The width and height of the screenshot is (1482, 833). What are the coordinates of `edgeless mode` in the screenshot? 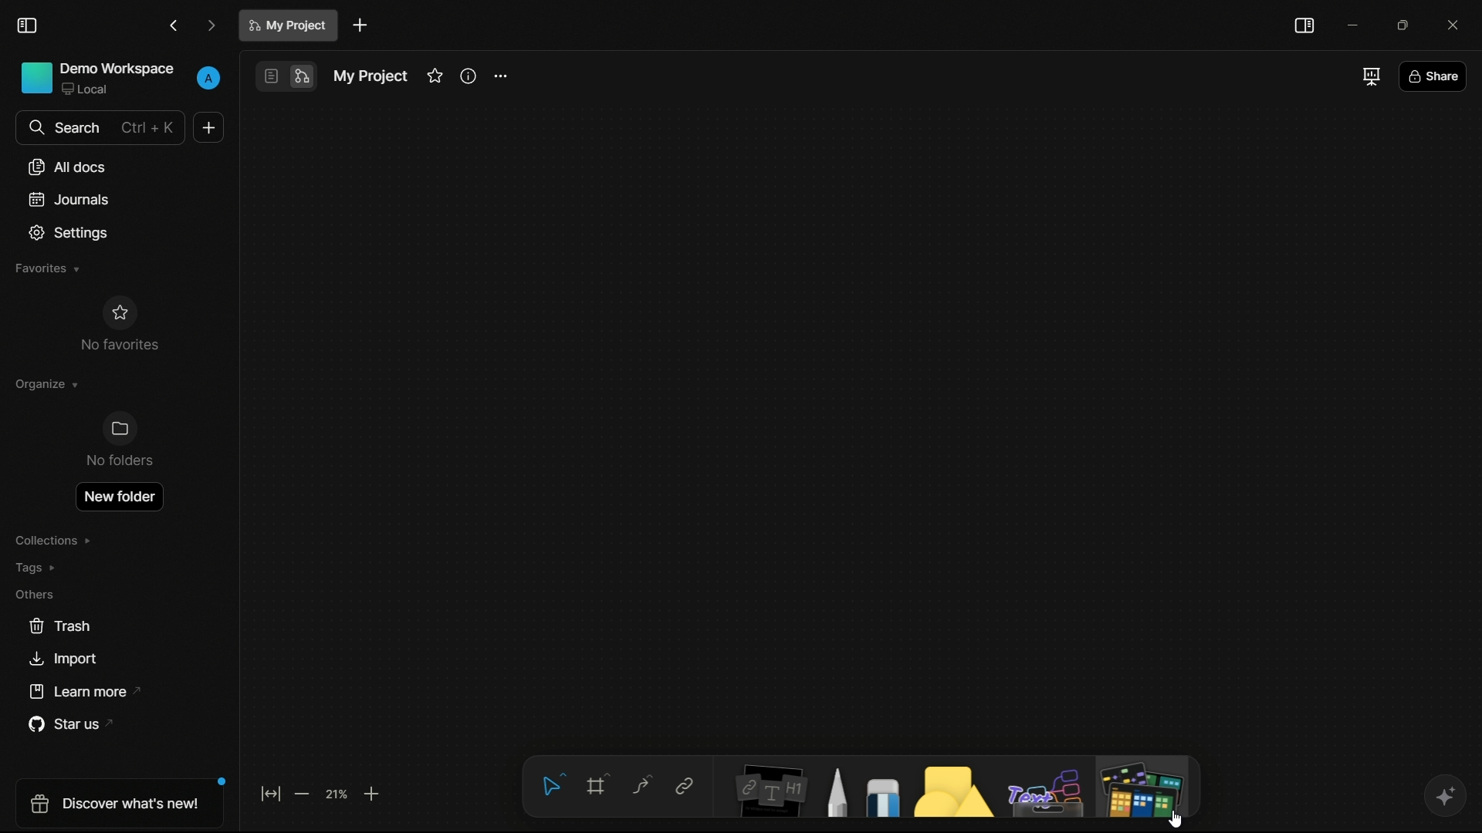 It's located at (303, 77).